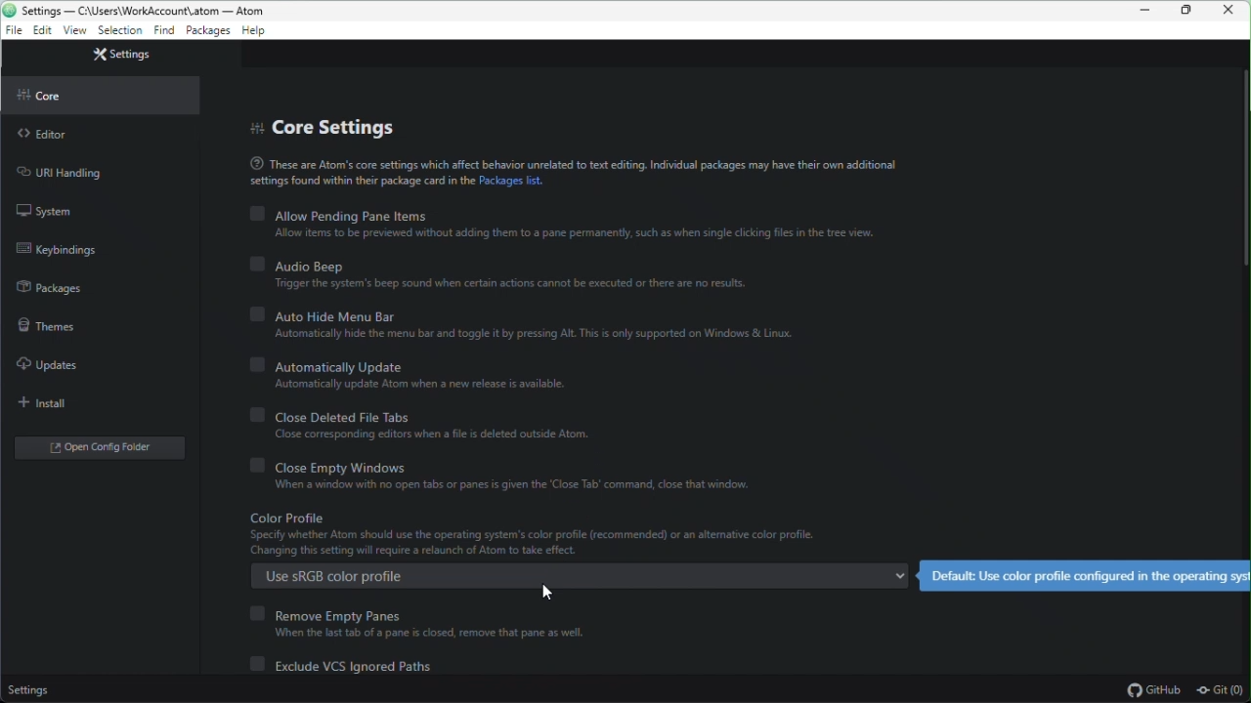  Describe the element at coordinates (418, 620) in the screenshot. I see `Remove empty panes` at that location.